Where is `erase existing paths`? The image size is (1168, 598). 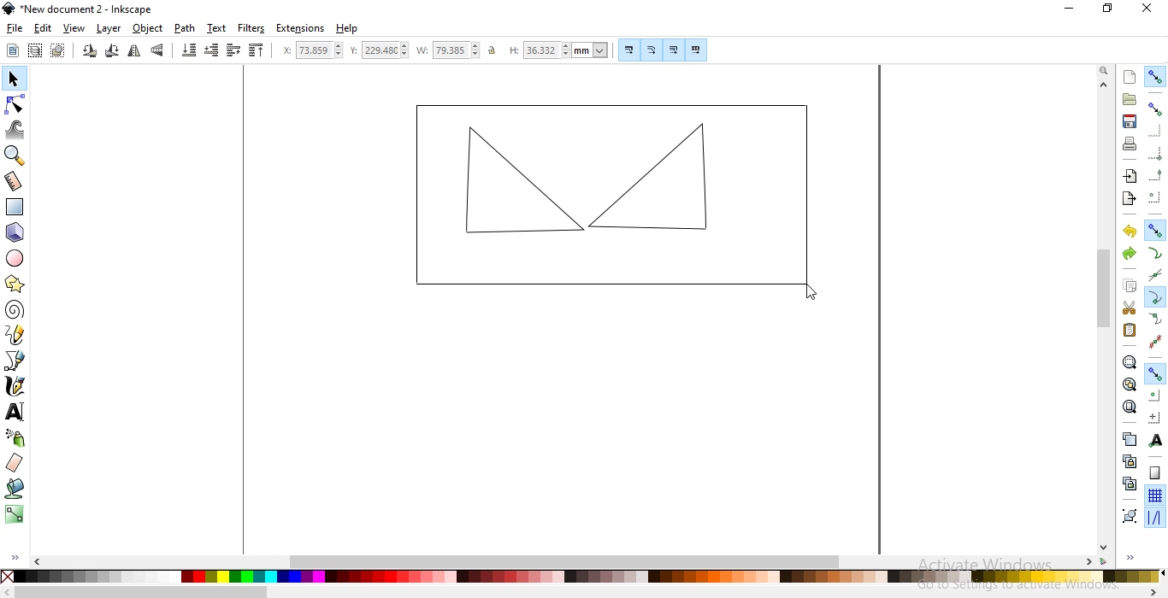 erase existing paths is located at coordinates (15, 463).